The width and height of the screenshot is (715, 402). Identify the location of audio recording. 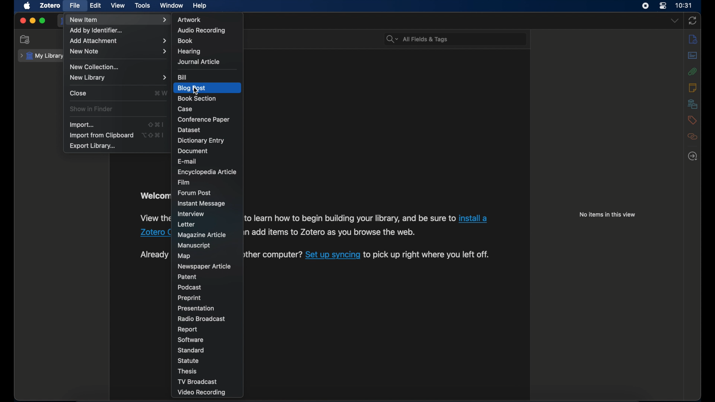
(201, 30).